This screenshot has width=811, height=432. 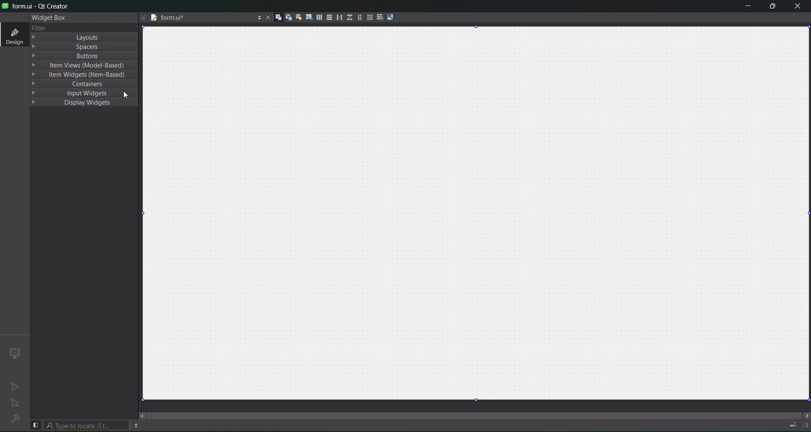 What do you see at coordinates (73, 47) in the screenshot?
I see `spaces` at bounding box center [73, 47].